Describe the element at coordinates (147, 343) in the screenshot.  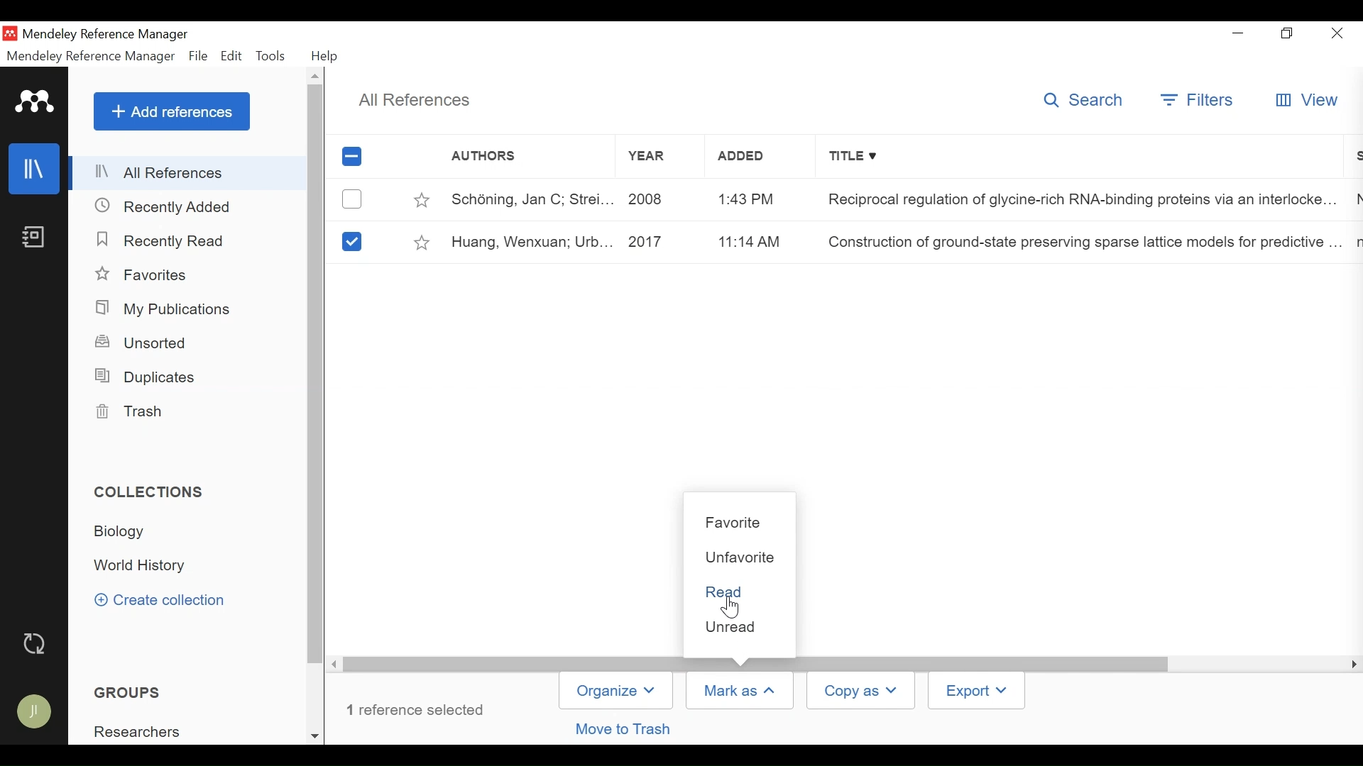
I see `Unsorted` at that location.